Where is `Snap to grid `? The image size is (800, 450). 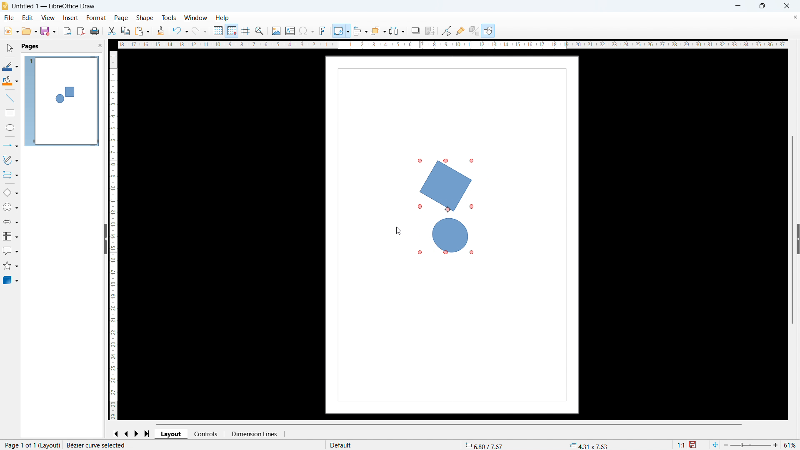 Snap to grid  is located at coordinates (232, 31).